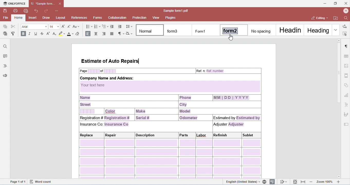  What do you see at coordinates (13, 26) in the screenshot?
I see `cut` at bounding box center [13, 26].